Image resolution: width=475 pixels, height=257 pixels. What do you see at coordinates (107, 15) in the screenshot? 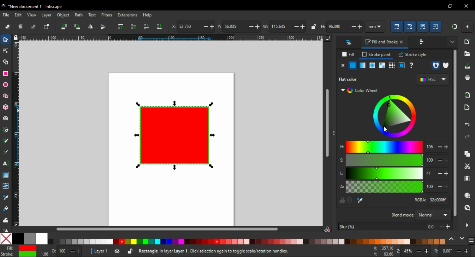
I see `filters` at bounding box center [107, 15].